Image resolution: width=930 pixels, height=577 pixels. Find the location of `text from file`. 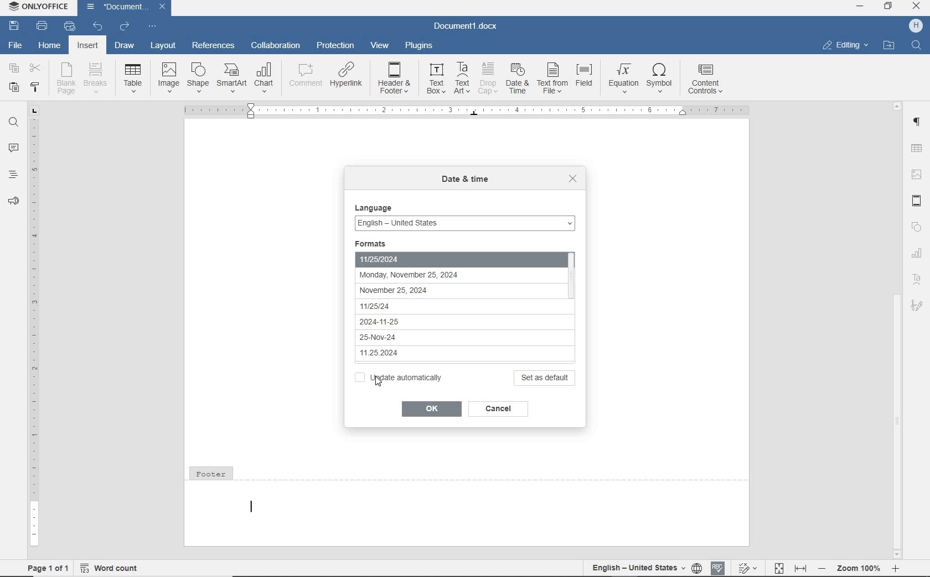

text from file is located at coordinates (552, 78).